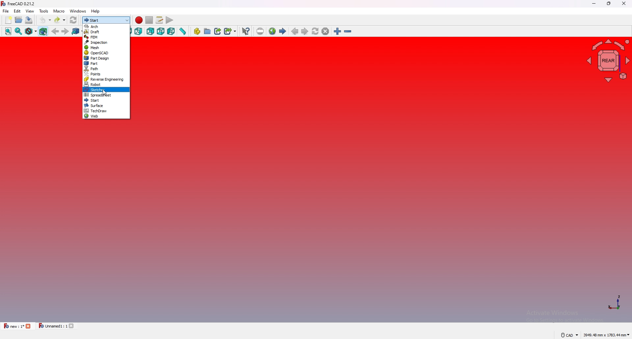 The image size is (632, 339). I want to click on previous page, so click(295, 31).